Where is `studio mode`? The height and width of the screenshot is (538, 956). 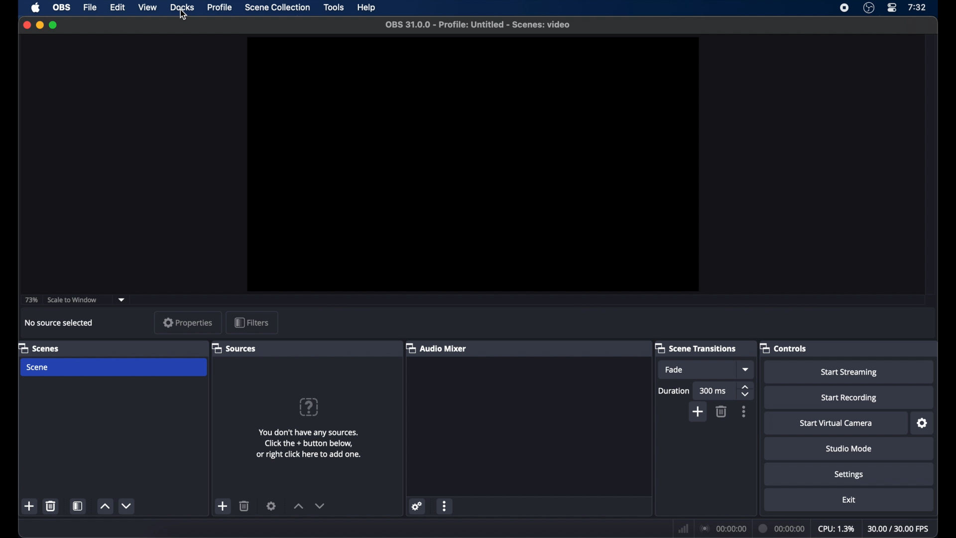 studio mode is located at coordinates (849, 449).